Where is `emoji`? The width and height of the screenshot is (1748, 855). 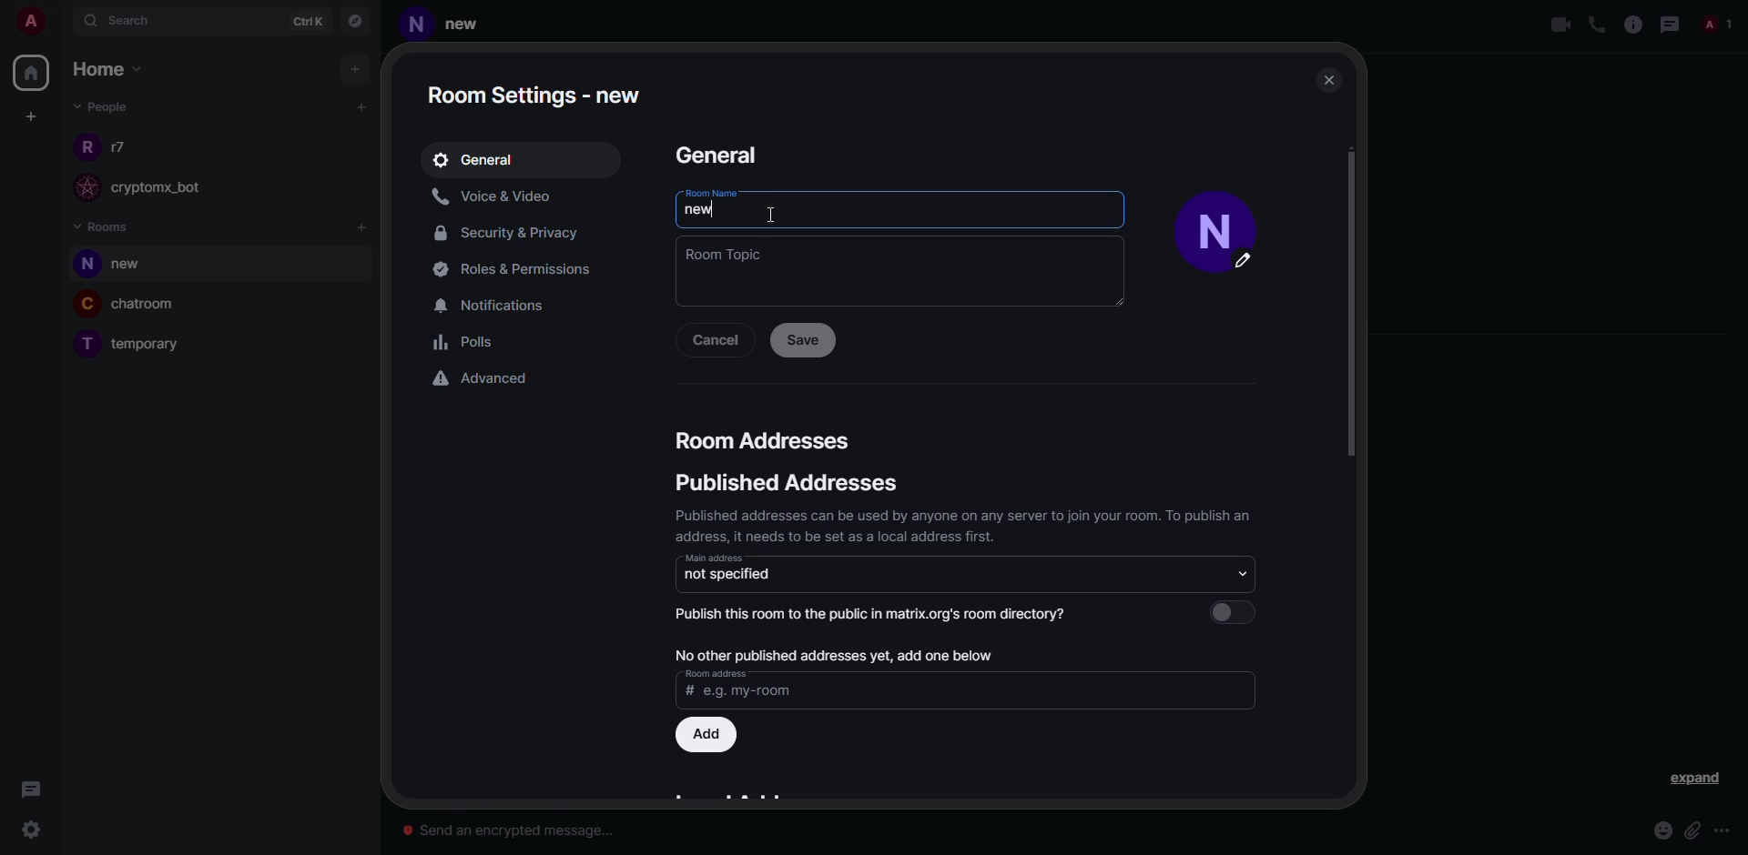 emoji is located at coordinates (1662, 830).